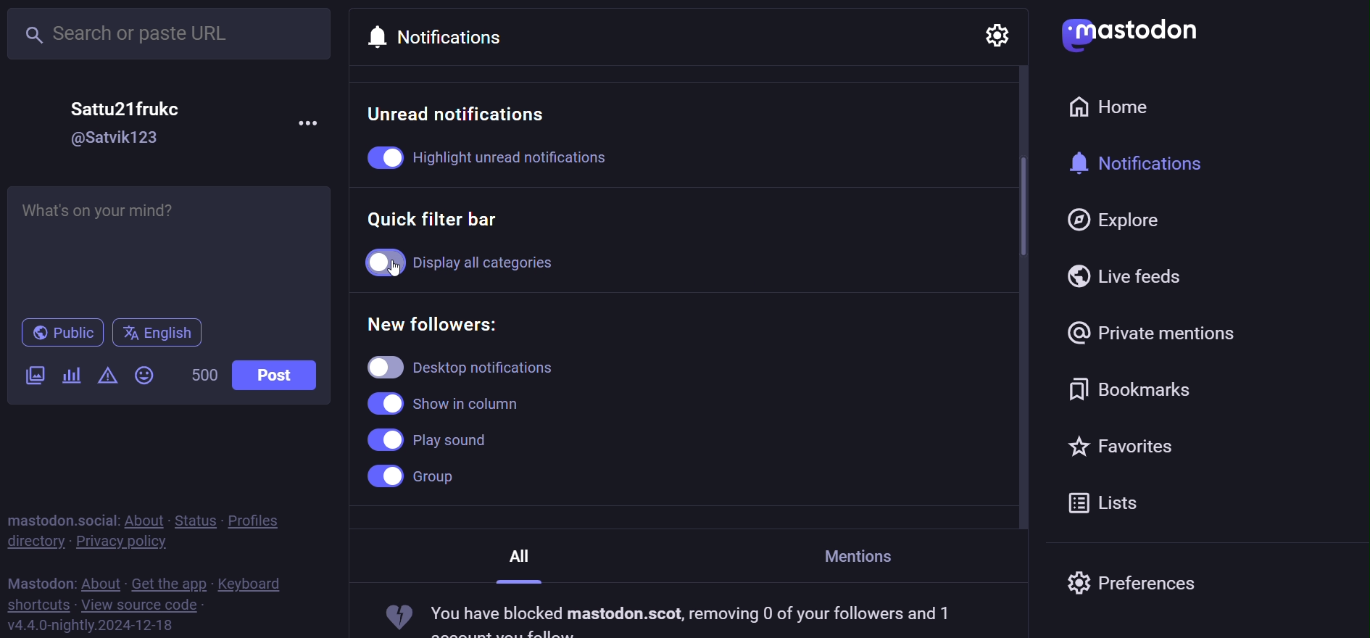  I want to click on 500, so click(202, 373).